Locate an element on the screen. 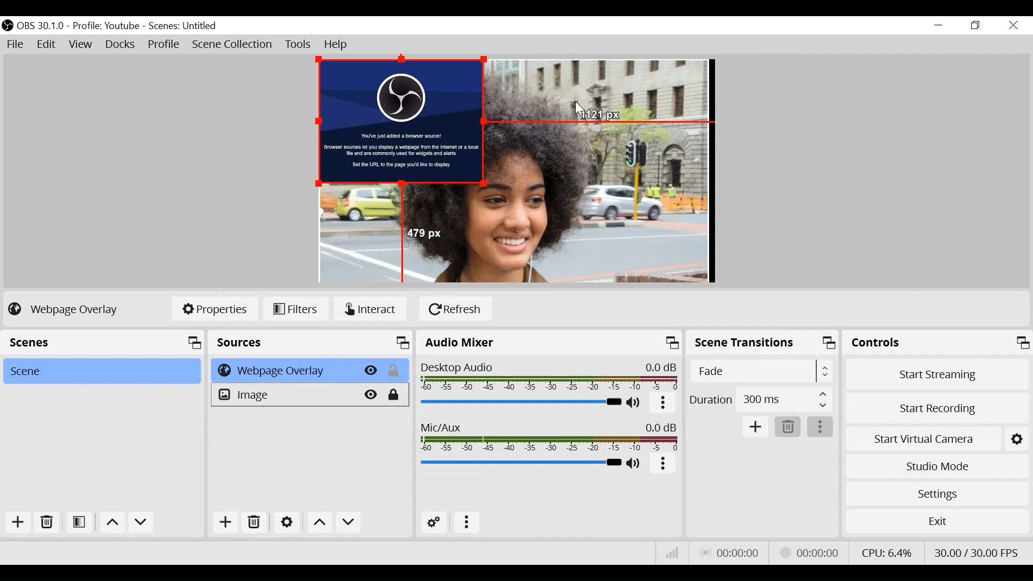 The width and height of the screenshot is (1033, 581). Delete is located at coordinates (48, 523).